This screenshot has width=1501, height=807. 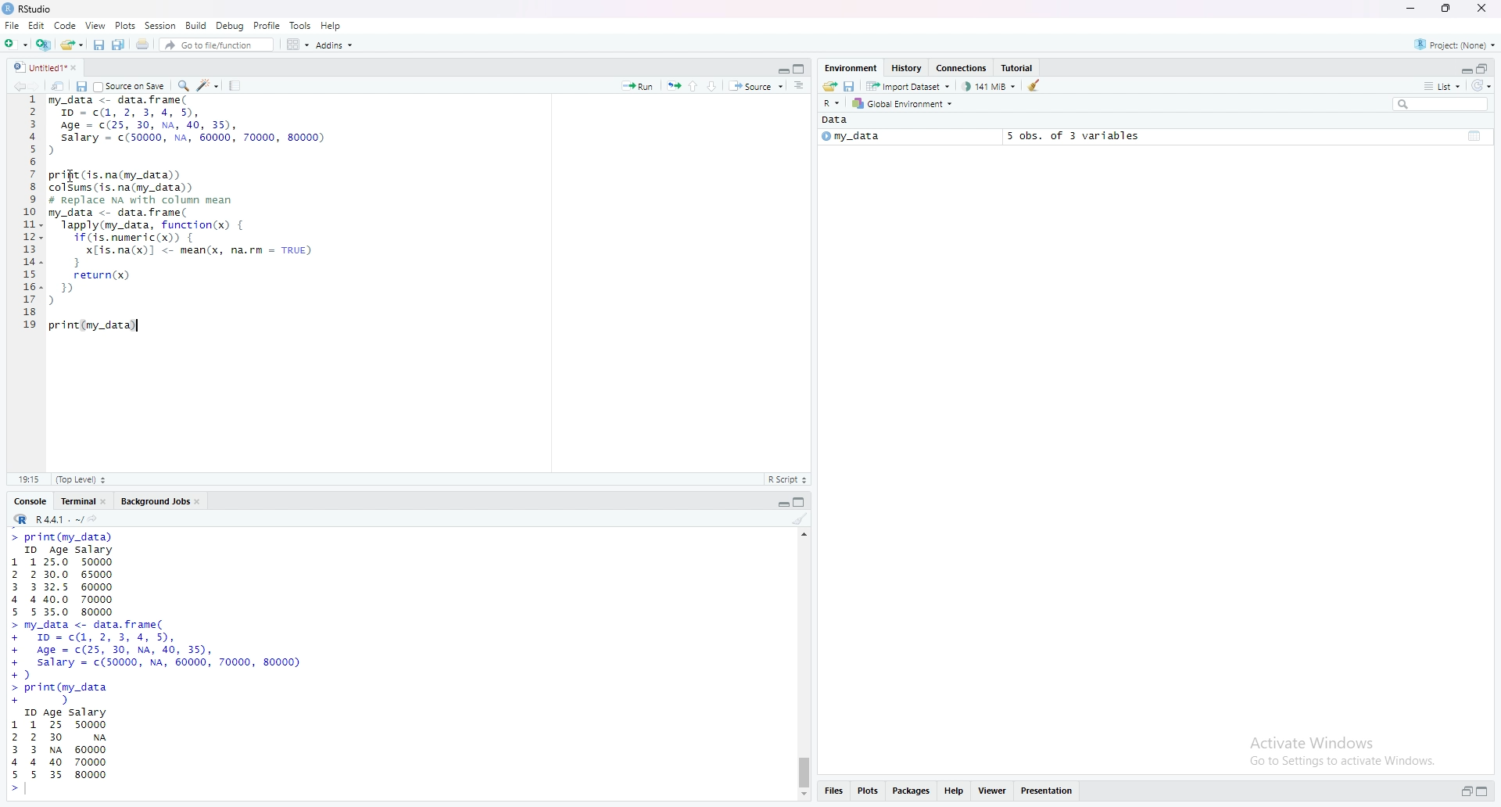 What do you see at coordinates (130, 86) in the screenshot?
I see `source on save` at bounding box center [130, 86].